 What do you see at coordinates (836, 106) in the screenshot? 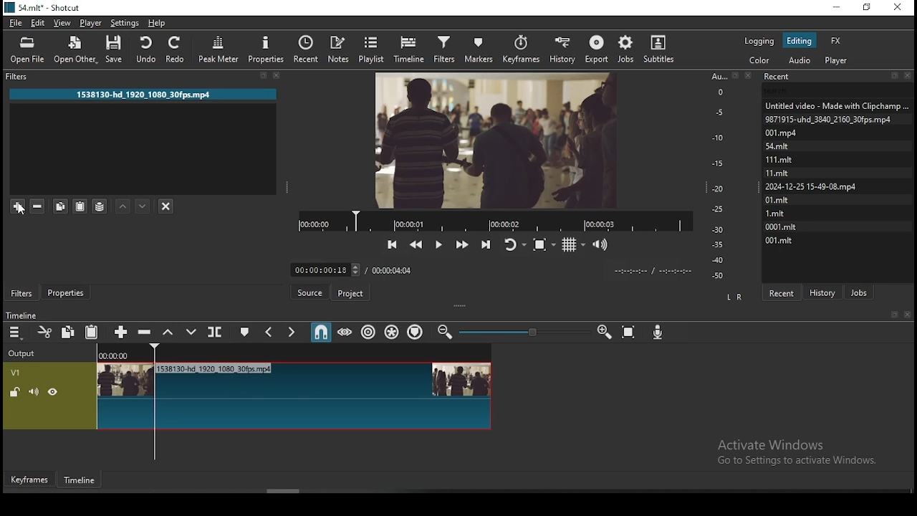
I see `Untitled video - Made with ClipChamp....` at bounding box center [836, 106].